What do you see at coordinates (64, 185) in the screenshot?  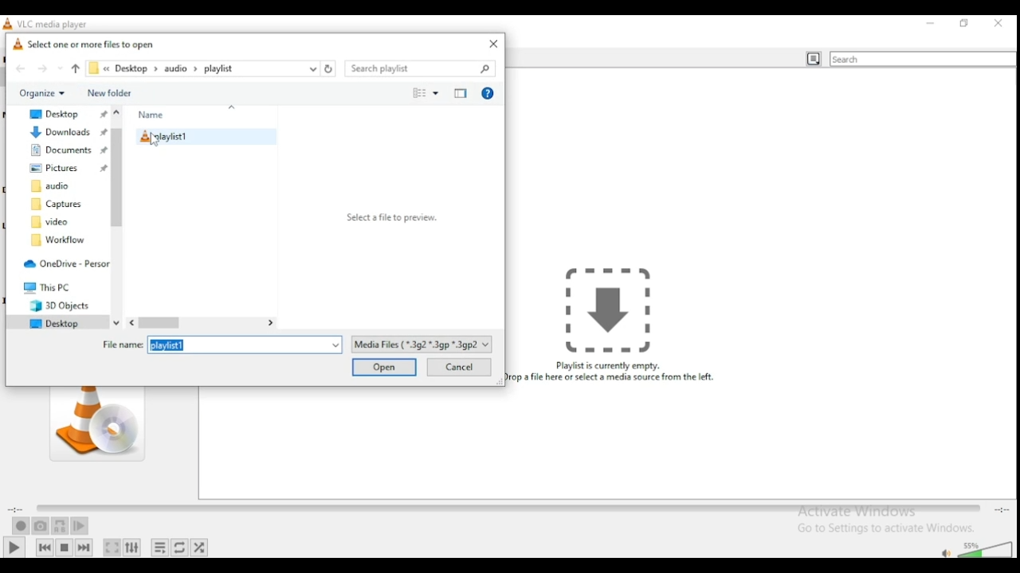 I see `audio` at bounding box center [64, 185].